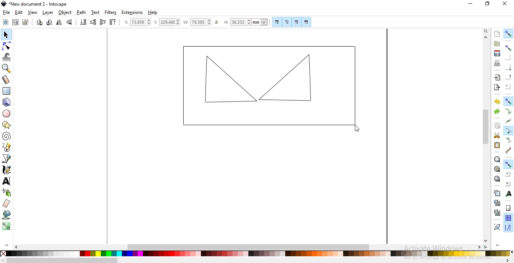 The width and height of the screenshot is (514, 263). Describe the element at coordinates (218, 23) in the screenshot. I see `unlock` at that location.